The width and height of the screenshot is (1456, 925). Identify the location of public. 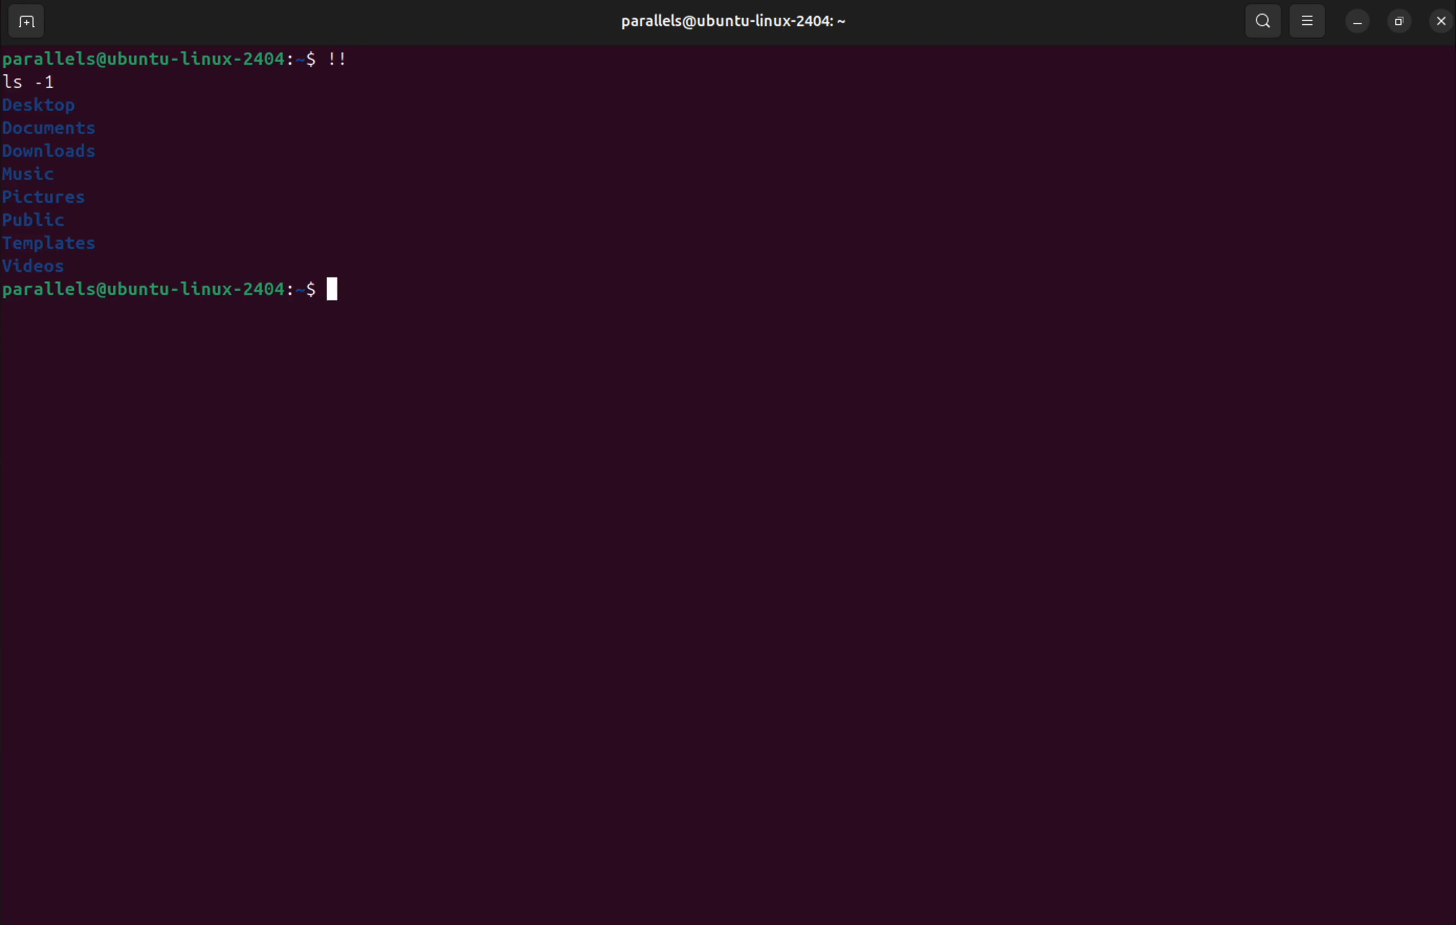
(43, 221).